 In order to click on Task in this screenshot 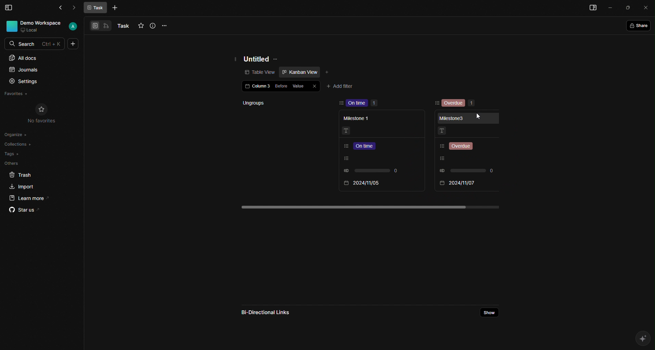, I will do `click(95, 8)`.